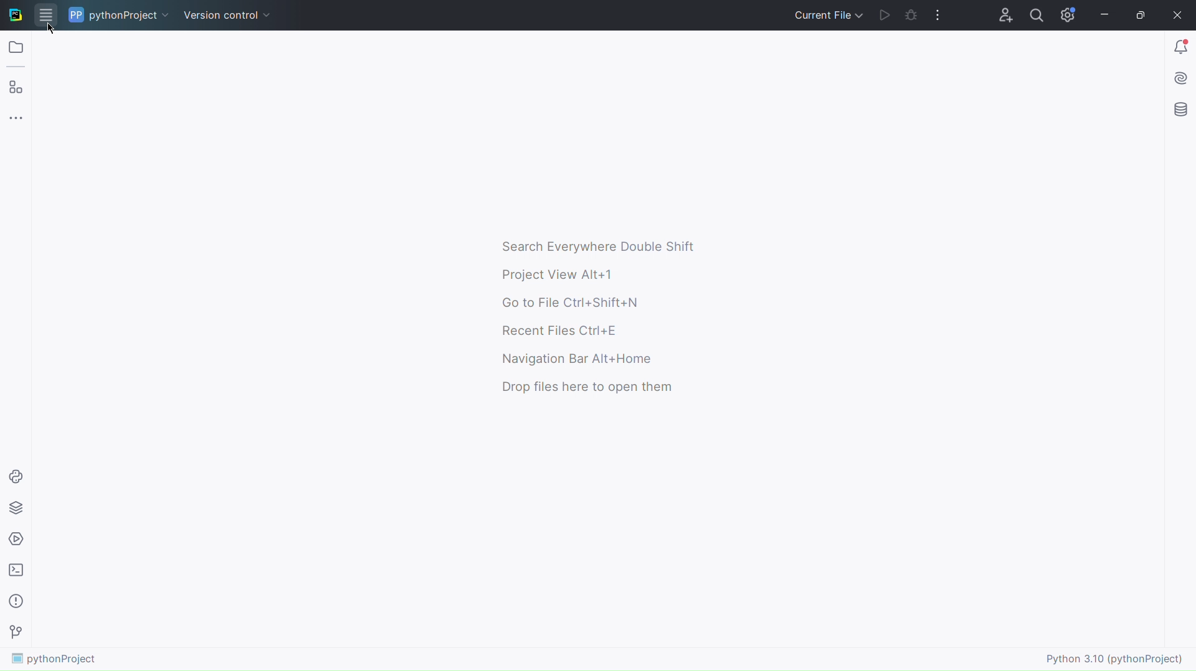 The height and width of the screenshot is (671, 1196). What do you see at coordinates (16, 570) in the screenshot?
I see `Terminal` at bounding box center [16, 570].